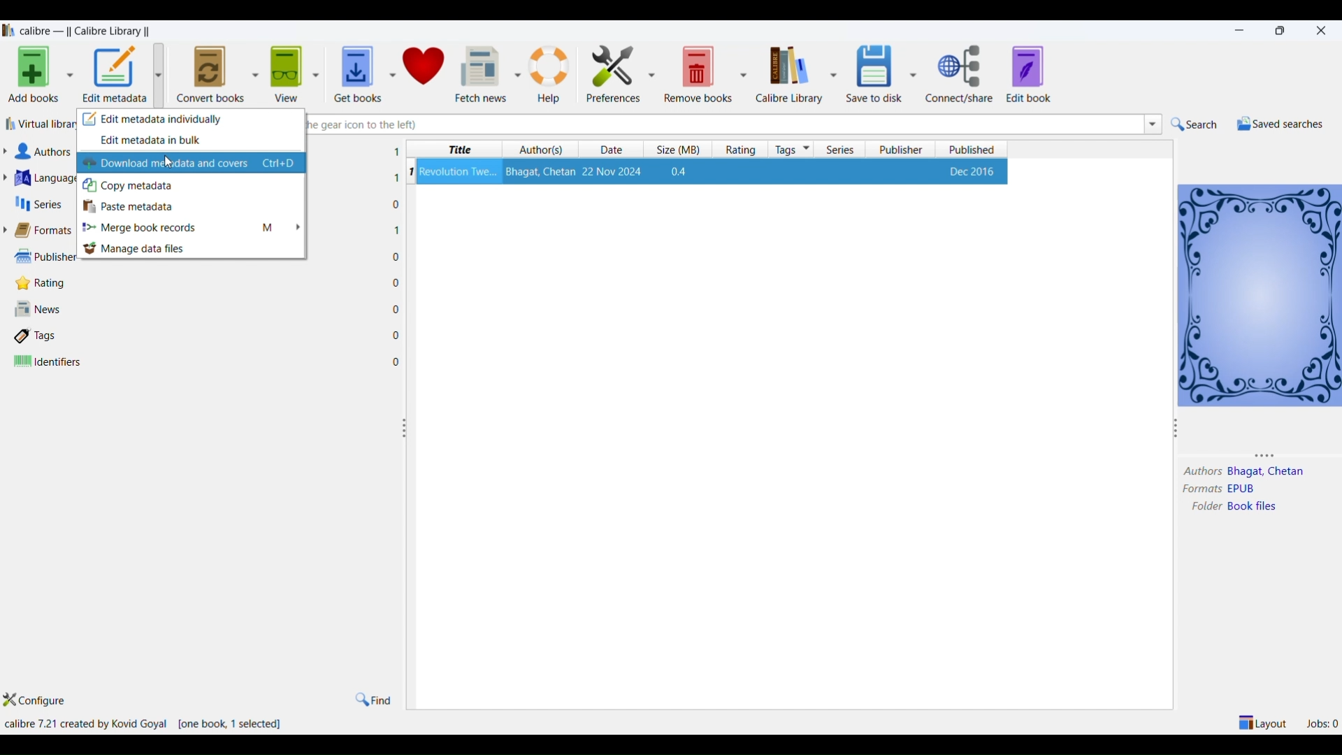  Describe the element at coordinates (1255, 507) in the screenshot. I see `folder name` at that location.